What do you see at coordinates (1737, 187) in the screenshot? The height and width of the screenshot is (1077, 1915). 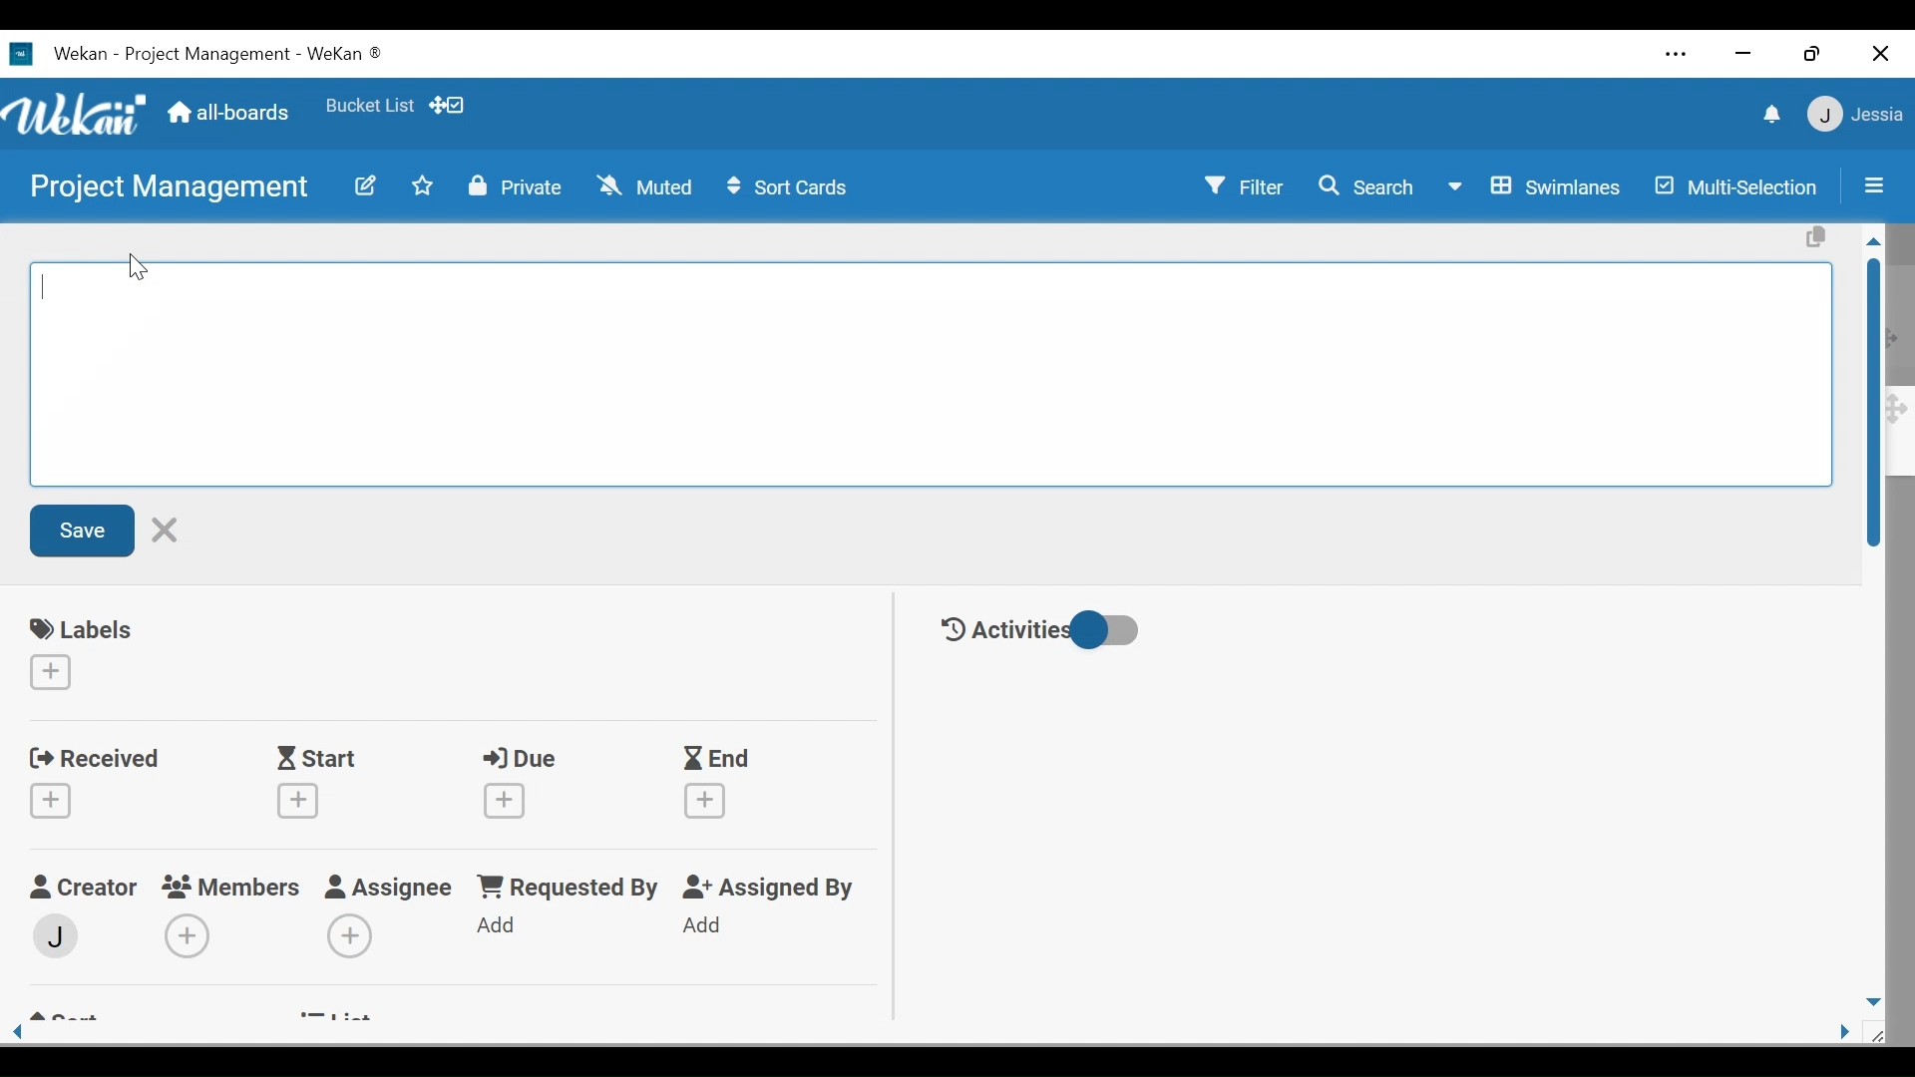 I see `Multi-Selection` at bounding box center [1737, 187].